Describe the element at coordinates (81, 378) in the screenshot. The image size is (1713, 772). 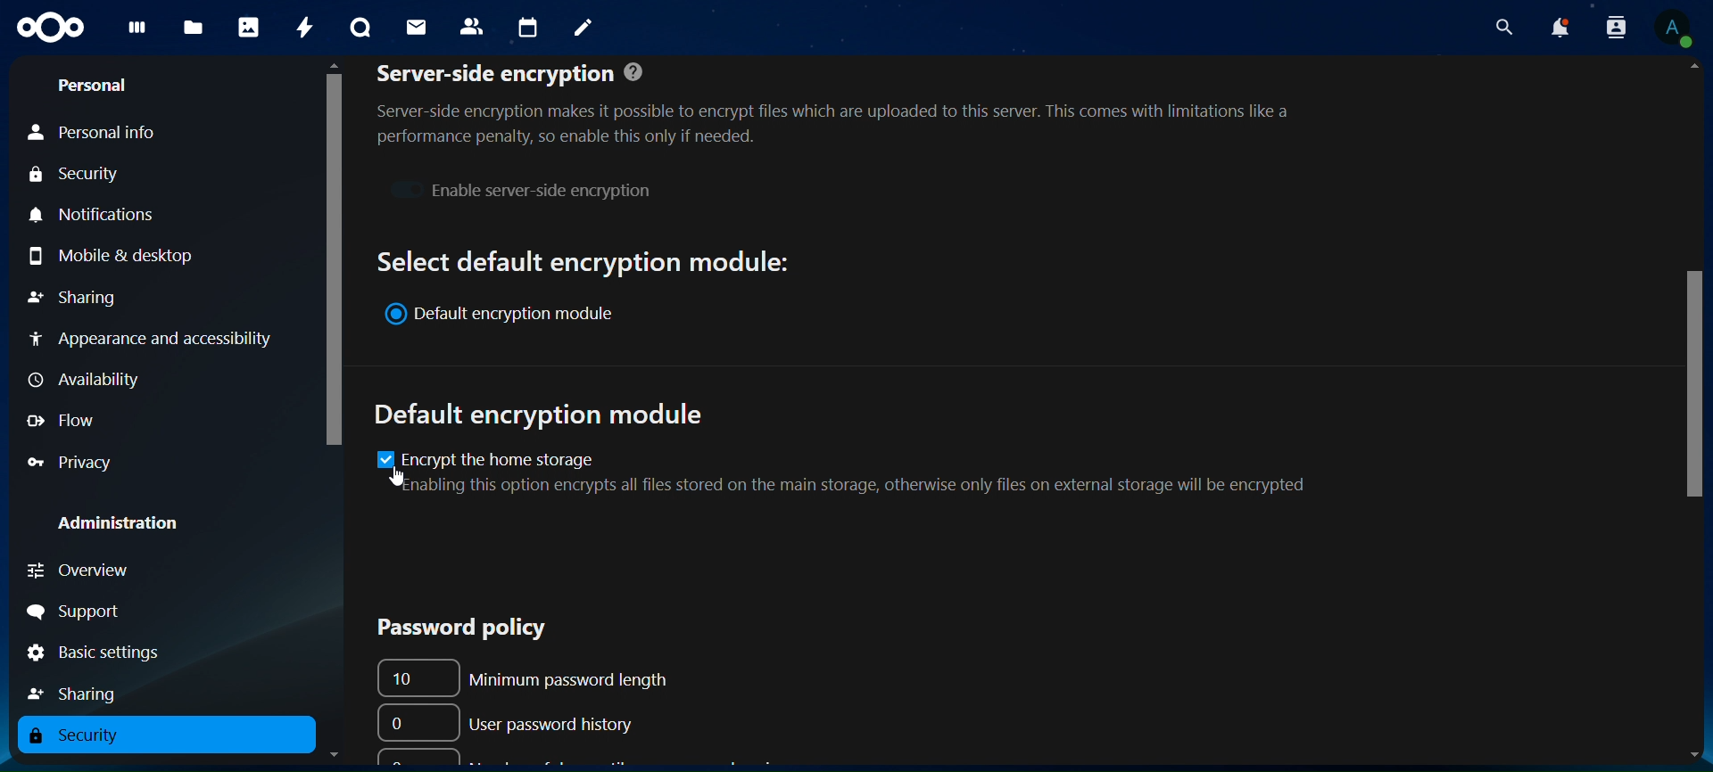
I see `availability` at that location.